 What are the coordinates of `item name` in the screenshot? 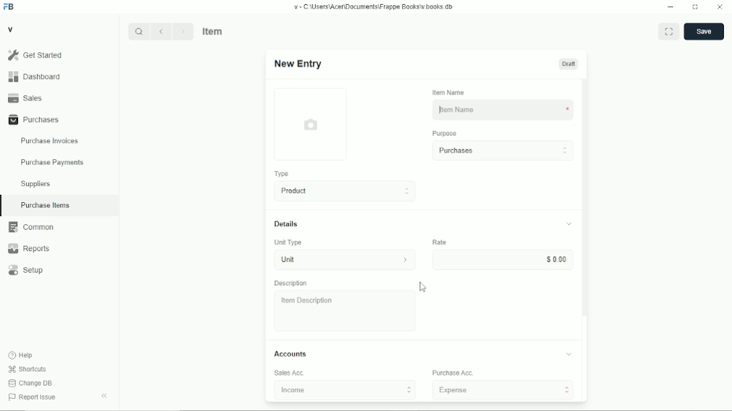 It's located at (492, 110).